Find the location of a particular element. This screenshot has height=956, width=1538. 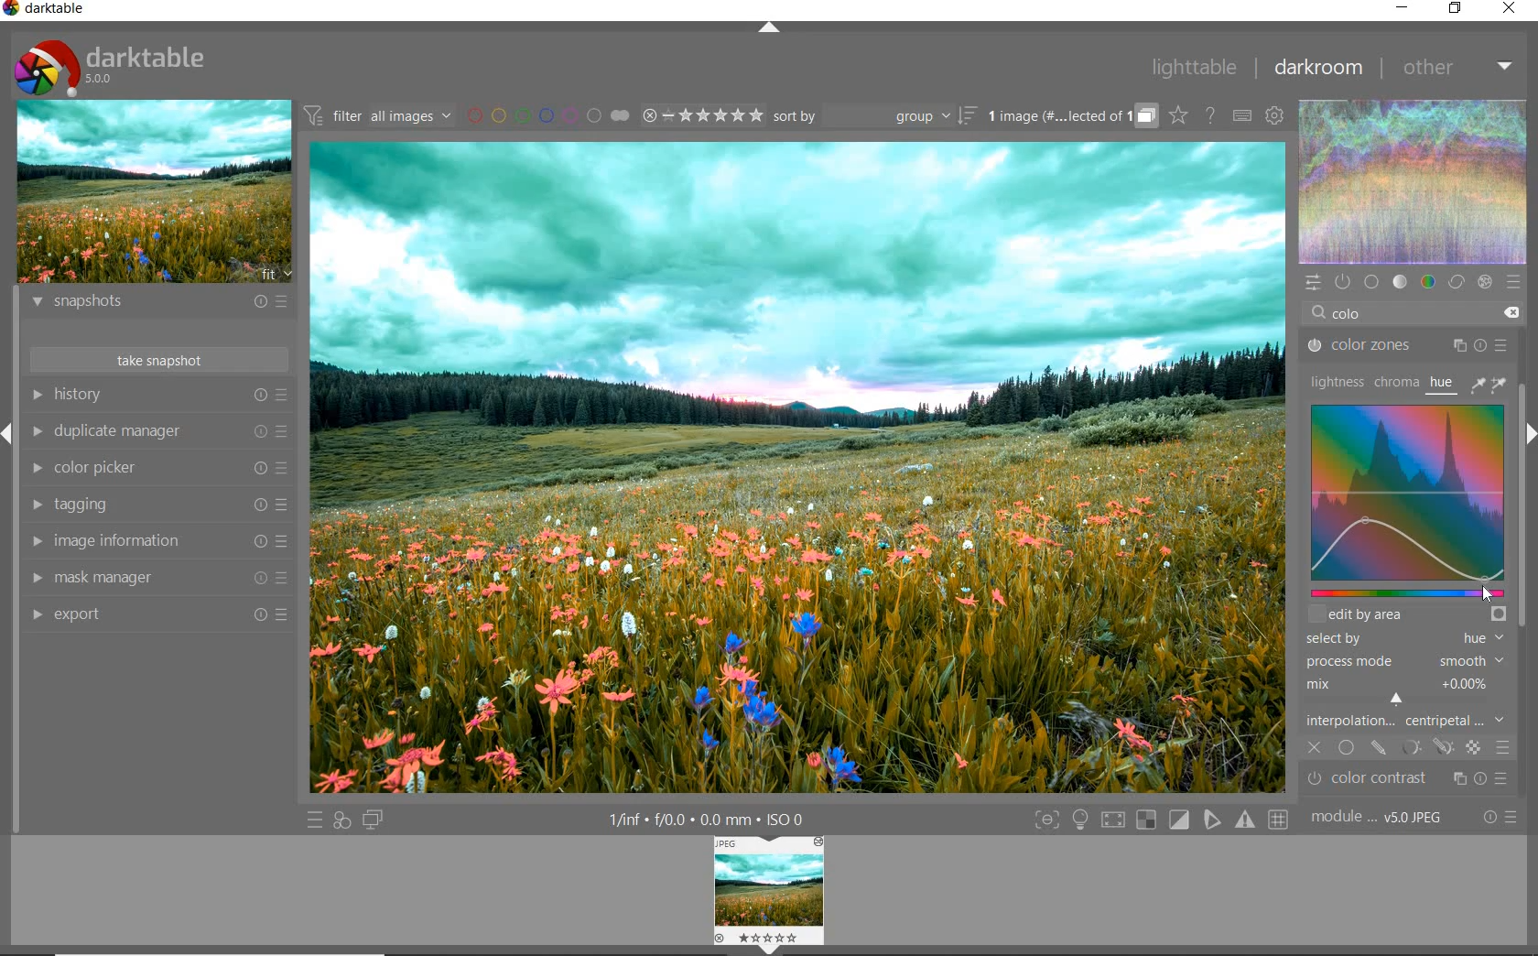

grouped images is located at coordinates (1070, 117).